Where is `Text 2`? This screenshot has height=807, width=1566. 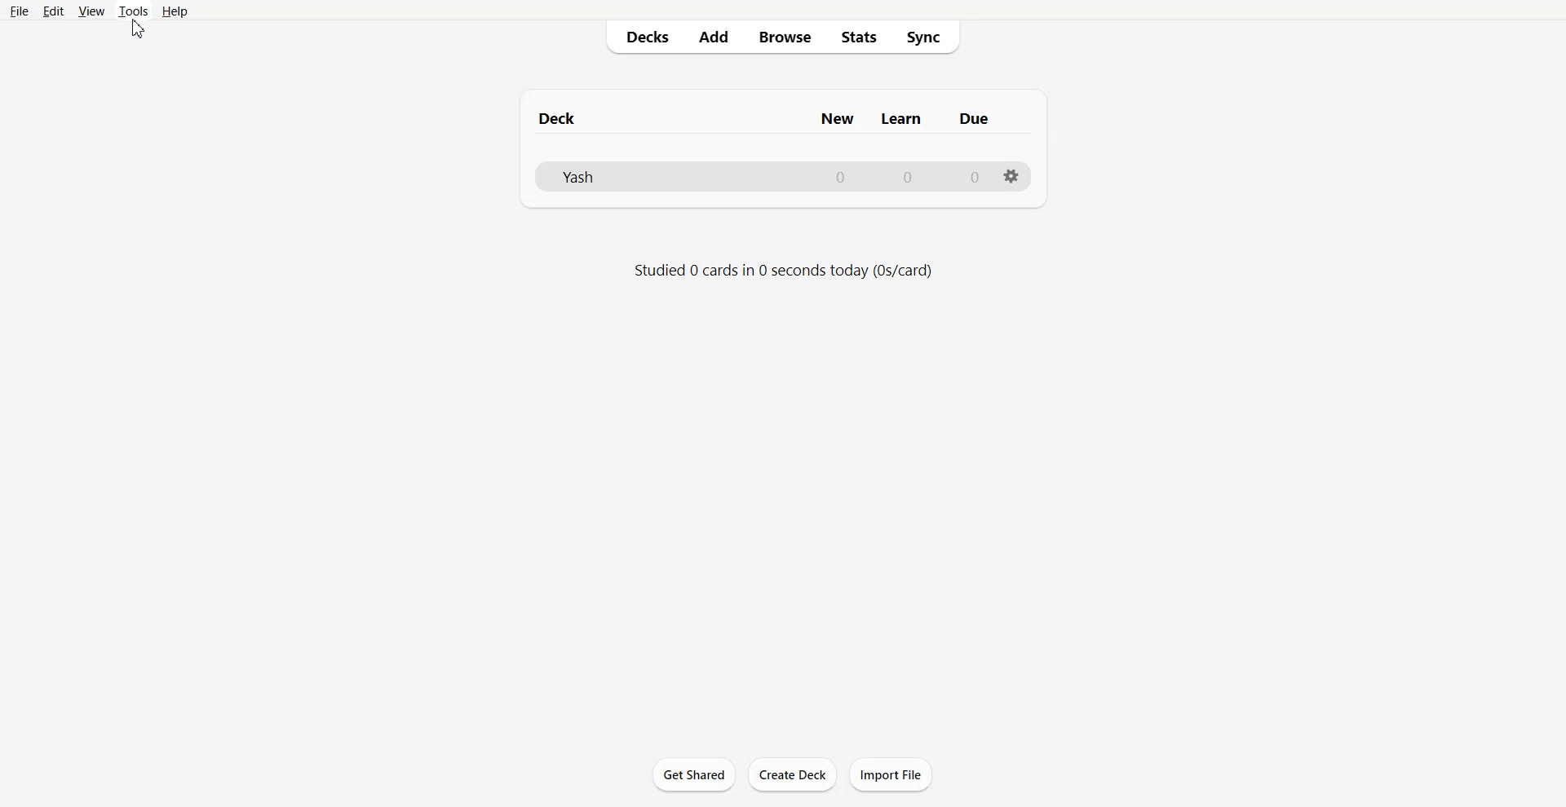 Text 2 is located at coordinates (782, 271).